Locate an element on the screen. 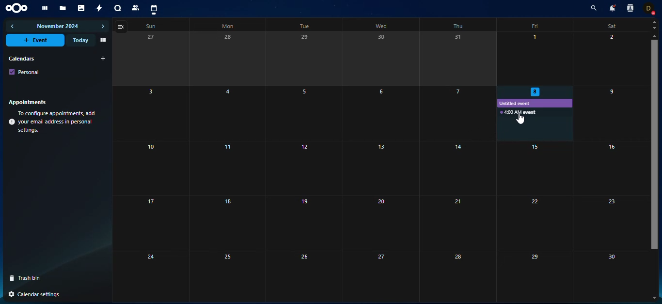  scroll bar is located at coordinates (654, 126).